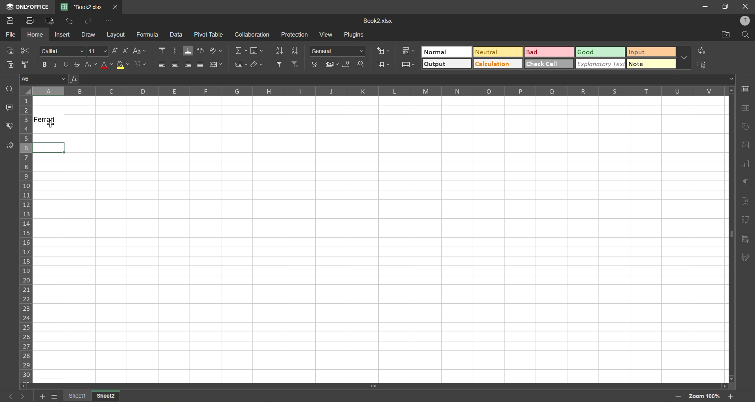 The height and width of the screenshot is (402, 755). What do you see at coordinates (744, 183) in the screenshot?
I see `paragraph` at bounding box center [744, 183].